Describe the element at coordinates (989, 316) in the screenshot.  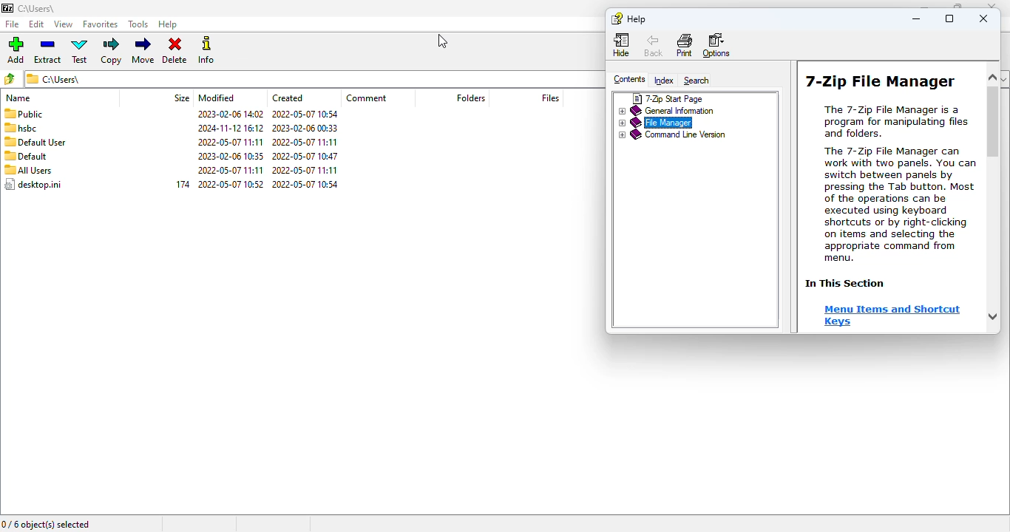
I see `scroll down` at that location.